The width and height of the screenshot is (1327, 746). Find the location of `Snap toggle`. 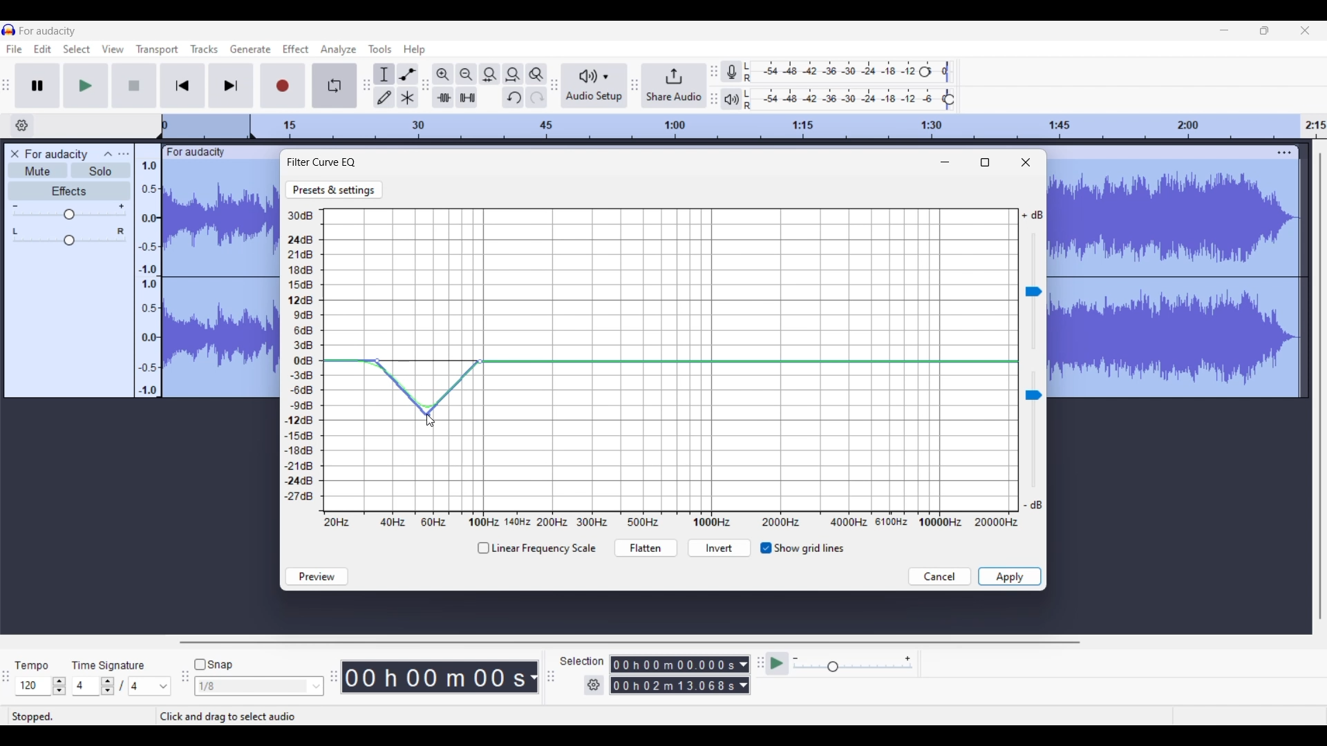

Snap toggle is located at coordinates (214, 664).